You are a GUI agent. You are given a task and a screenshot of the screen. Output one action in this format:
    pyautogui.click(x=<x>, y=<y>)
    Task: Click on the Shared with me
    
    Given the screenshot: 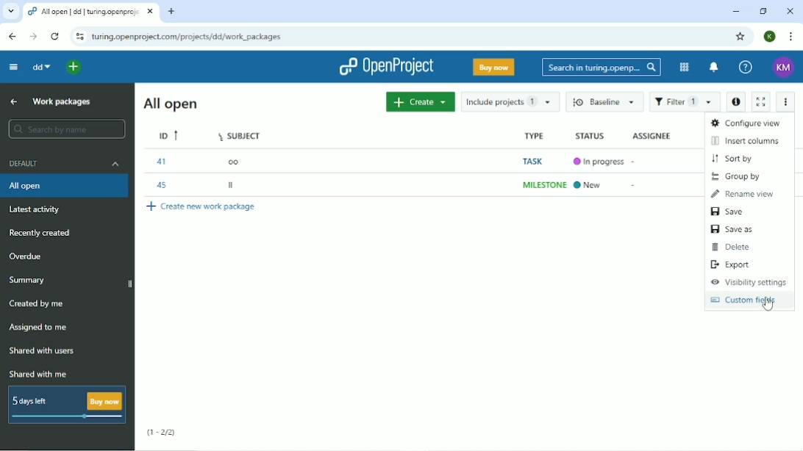 What is the action you would take?
    pyautogui.click(x=39, y=374)
    